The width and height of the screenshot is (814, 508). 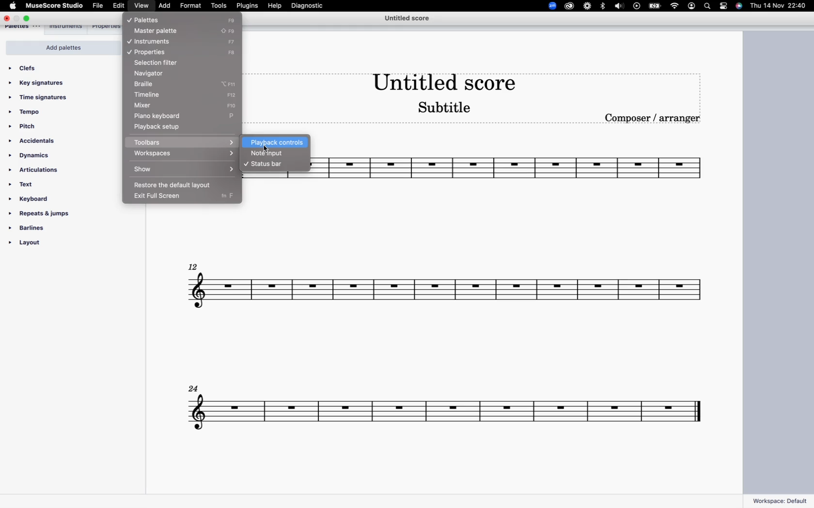 I want to click on score, so click(x=443, y=295).